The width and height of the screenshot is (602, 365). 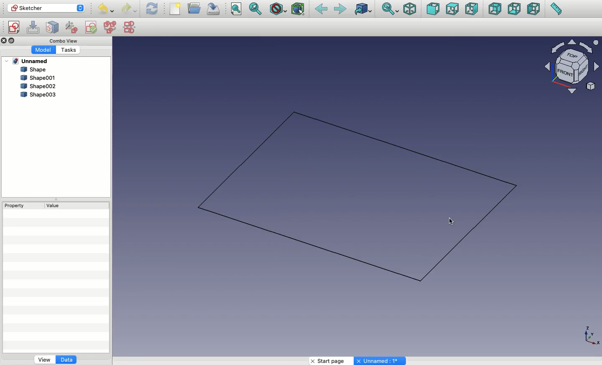 What do you see at coordinates (129, 9) in the screenshot?
I see `Redo` at bounding box center [129, 9].